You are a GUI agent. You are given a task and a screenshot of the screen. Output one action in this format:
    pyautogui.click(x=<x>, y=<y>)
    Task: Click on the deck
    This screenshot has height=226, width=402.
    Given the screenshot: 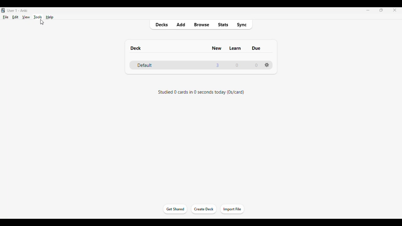 What is the action you would take?
    pyautogui.click(x=135, y=48)
    